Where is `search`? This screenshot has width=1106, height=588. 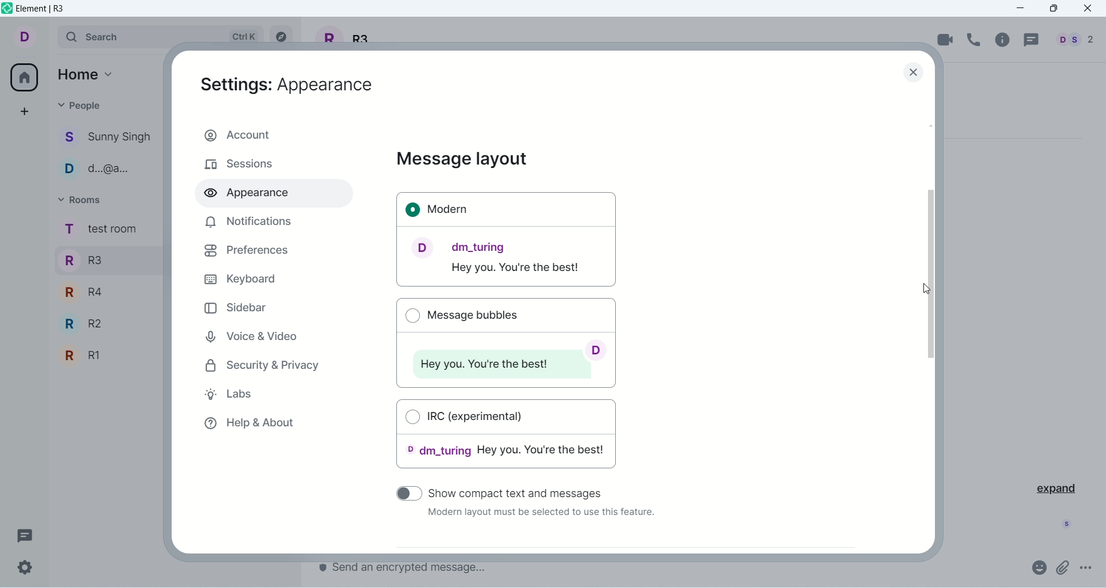
search is located at coordinates (162, 36).